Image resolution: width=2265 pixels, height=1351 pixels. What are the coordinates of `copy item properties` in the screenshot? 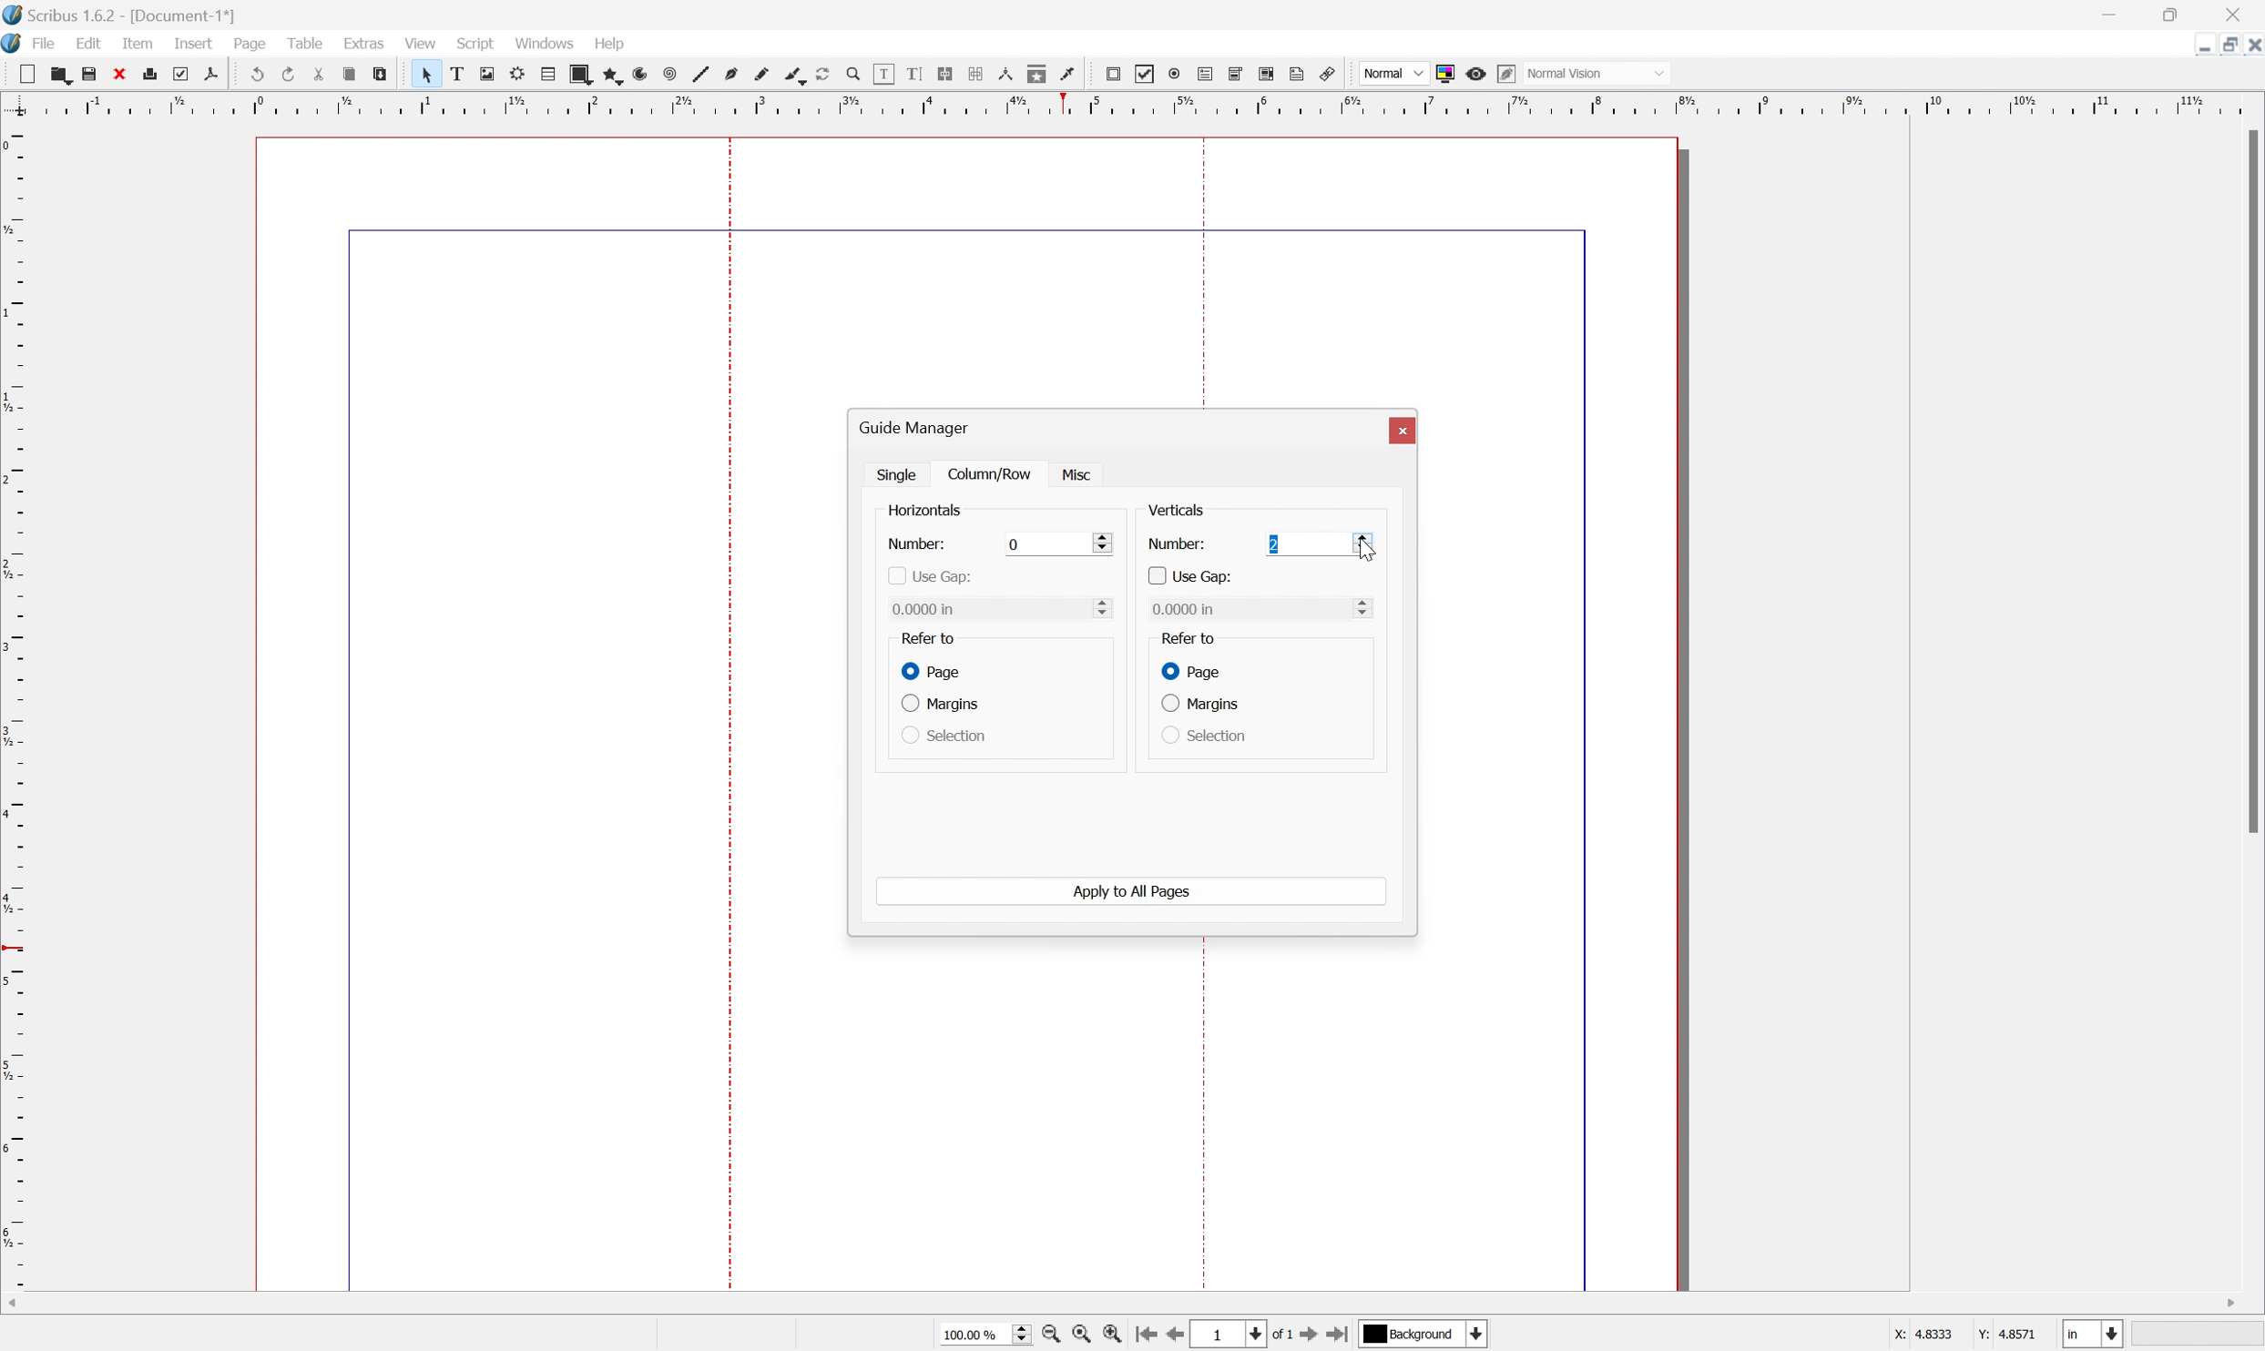 It's located at (1037, 74).